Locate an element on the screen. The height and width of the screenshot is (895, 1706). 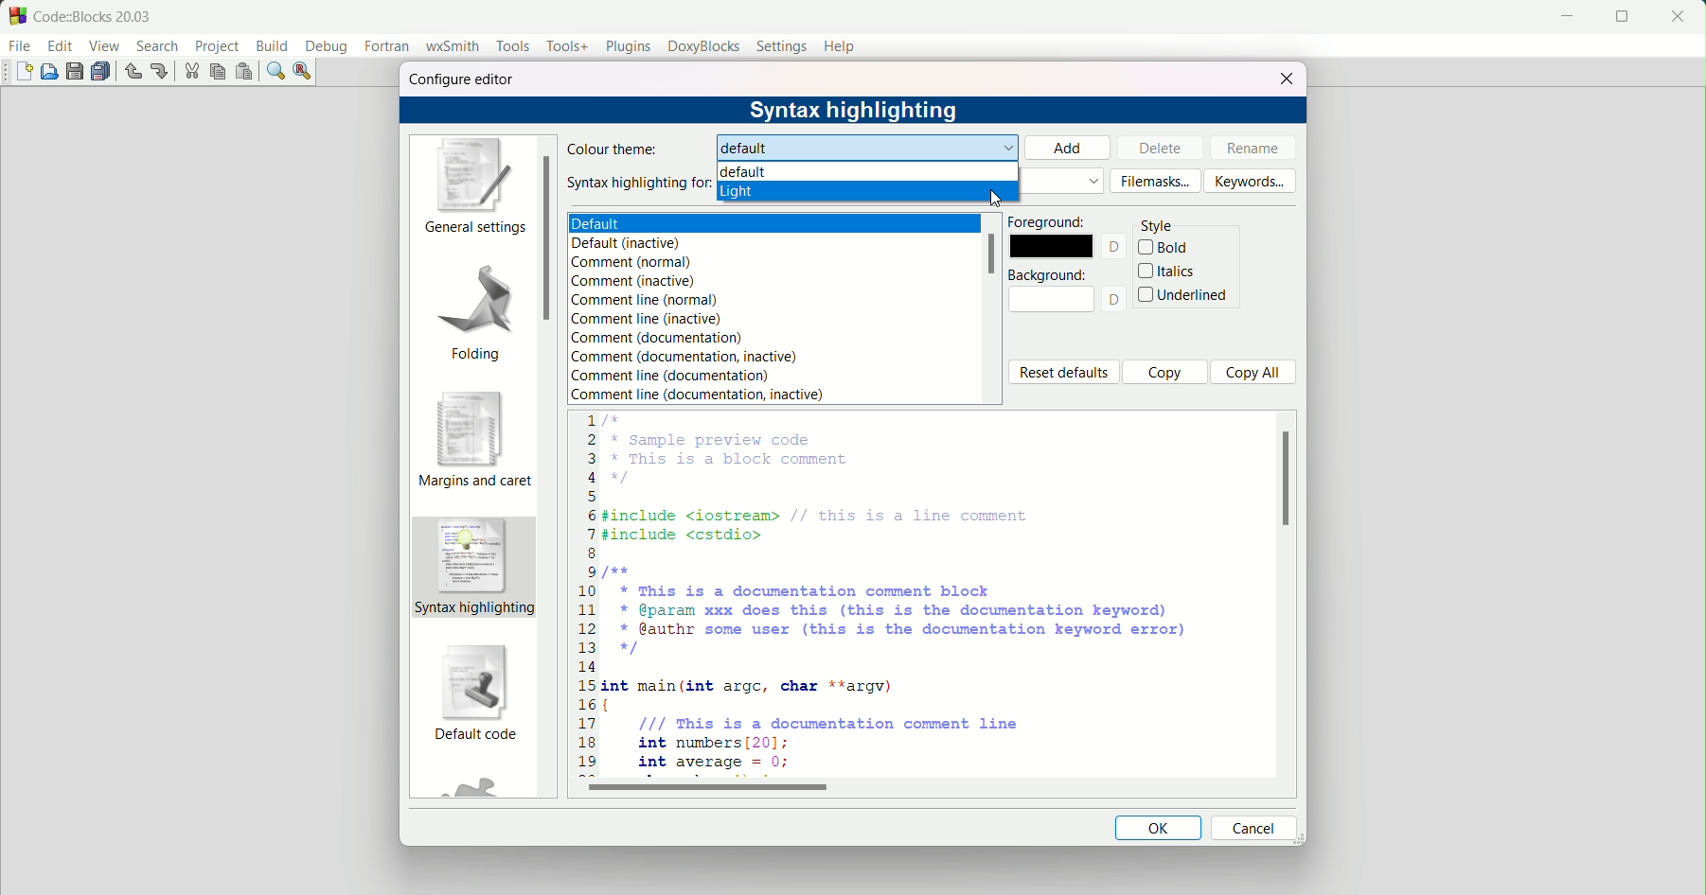
text is located at coordinates (775, 307).